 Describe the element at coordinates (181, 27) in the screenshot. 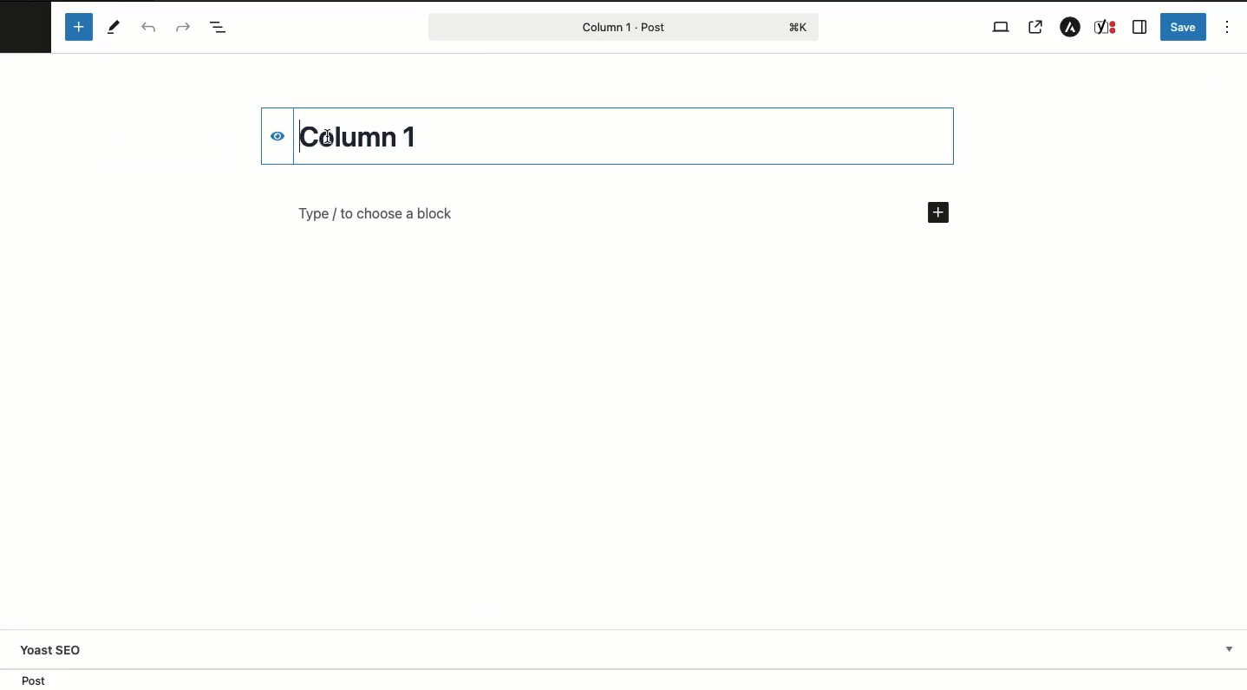

I see `Redo` at that location.